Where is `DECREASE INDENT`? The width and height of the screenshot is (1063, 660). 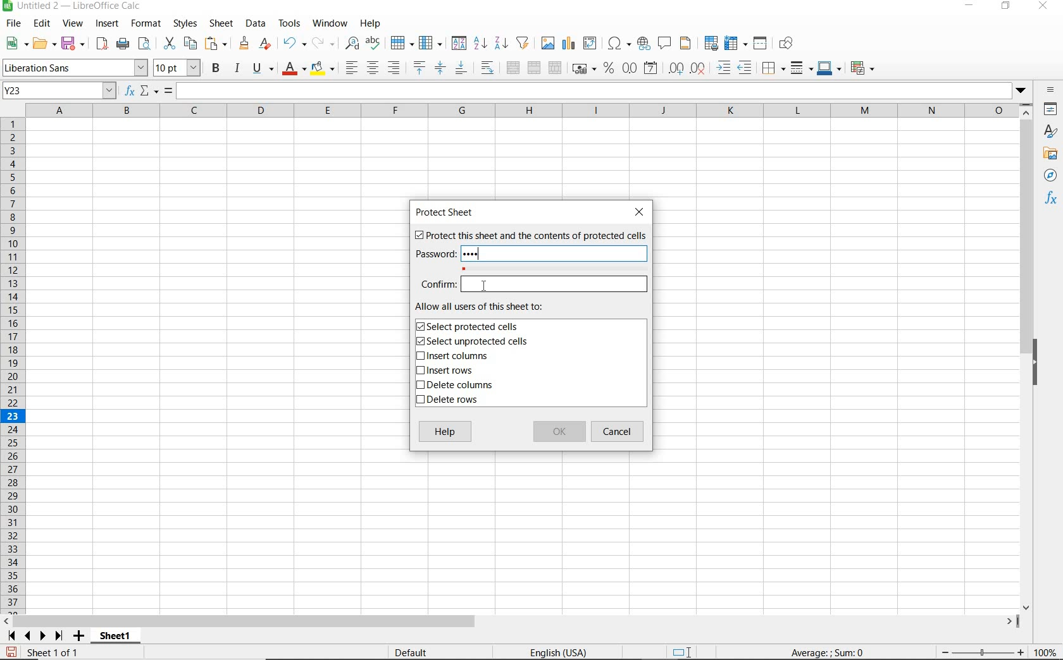 DECREASE INDENT is located at coordinates (745, 69).